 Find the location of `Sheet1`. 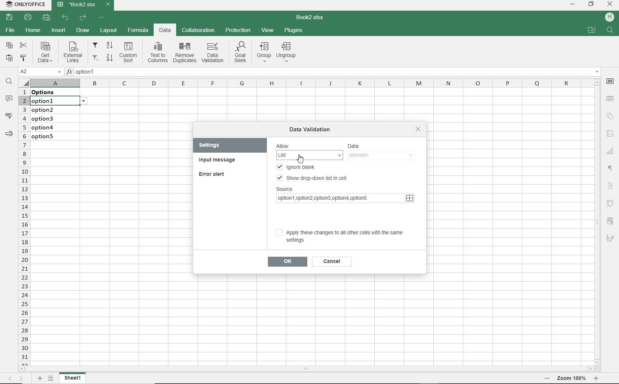

Sheet1 is located at coordinates (71, 378).